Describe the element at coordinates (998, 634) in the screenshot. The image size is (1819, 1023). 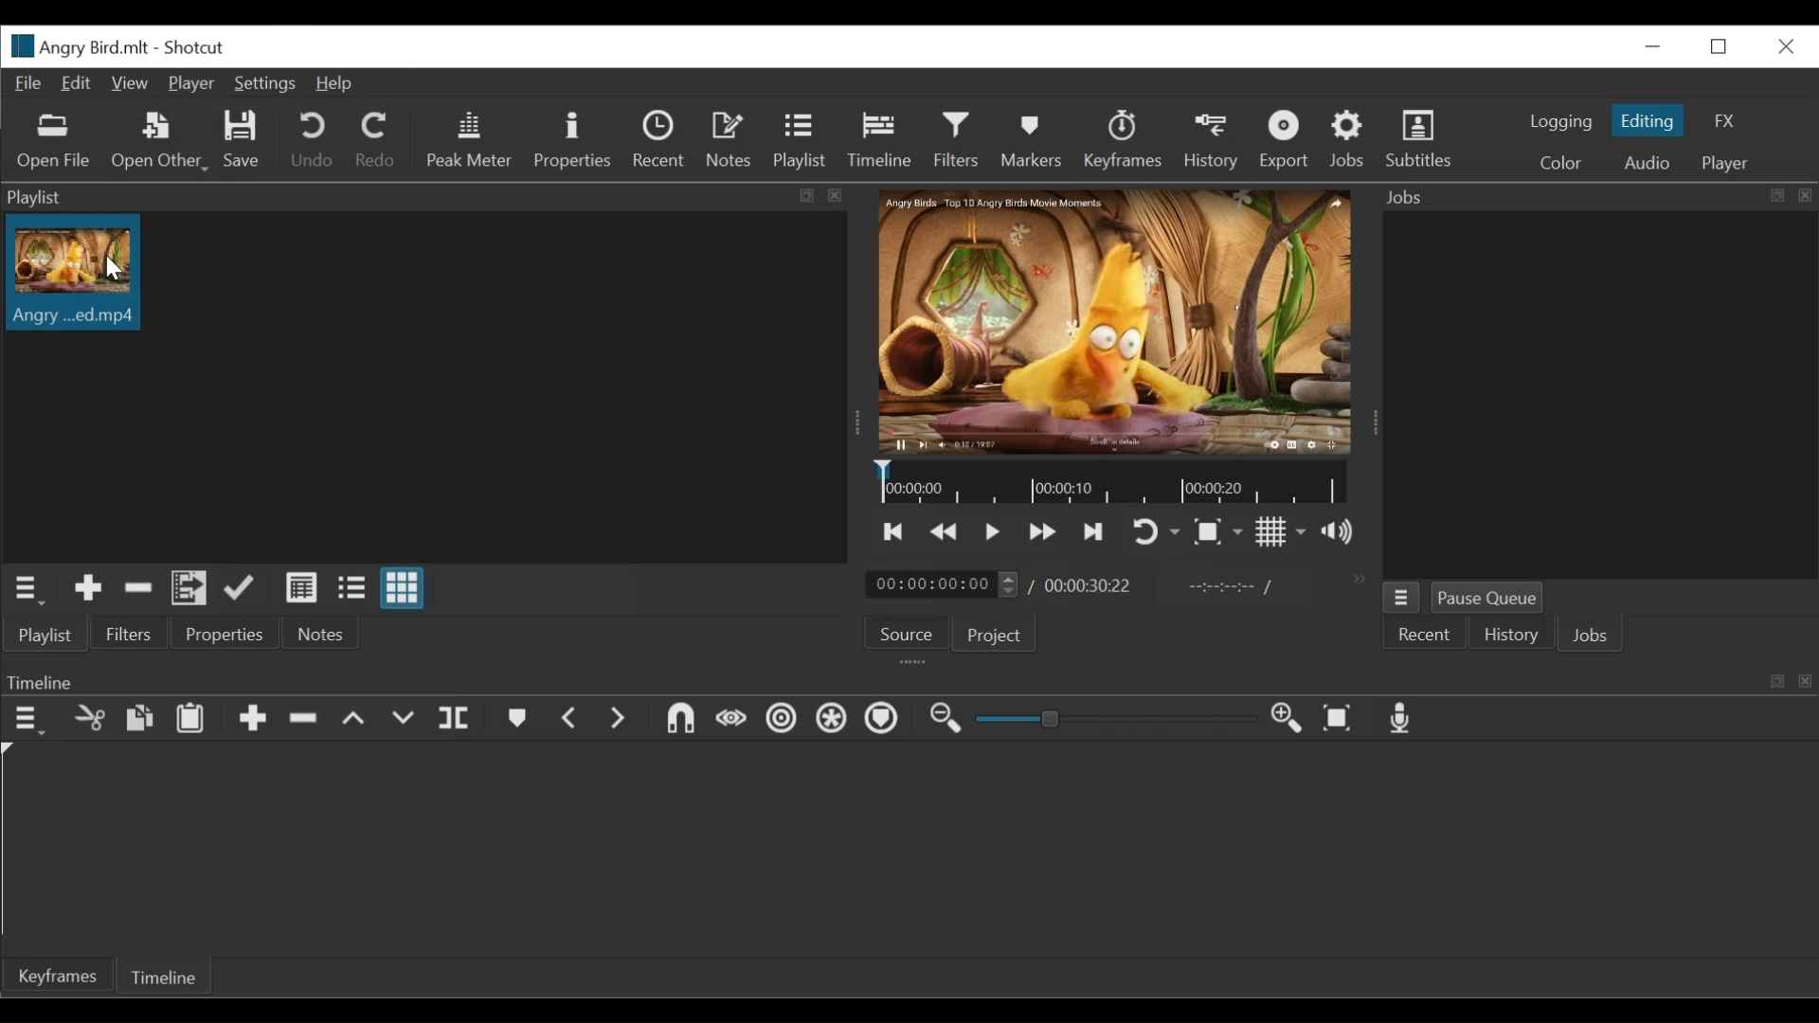
I see `Project` at that location.